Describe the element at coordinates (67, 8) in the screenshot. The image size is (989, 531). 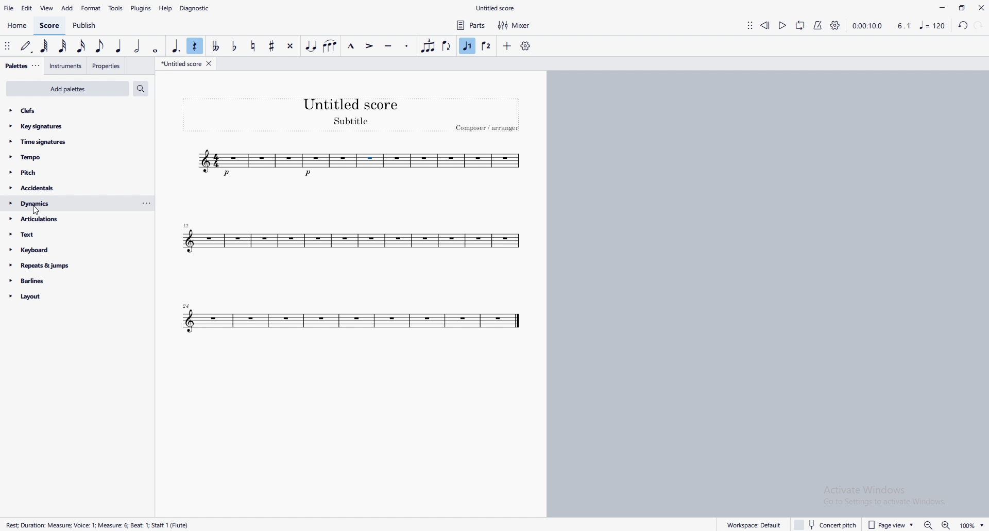
I see `add` at that location.